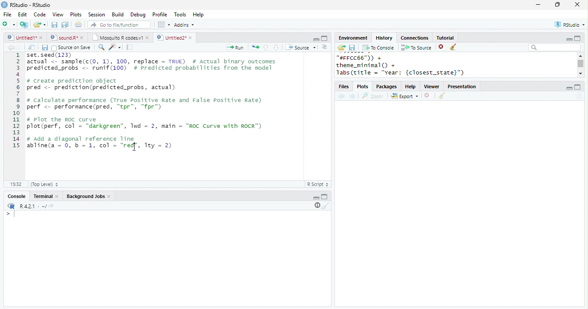 This screenshot has width=588, height=309. What do you see at coordinates (192, 38) in the screenshot?
I see `close` at bounding box center [192, 38].